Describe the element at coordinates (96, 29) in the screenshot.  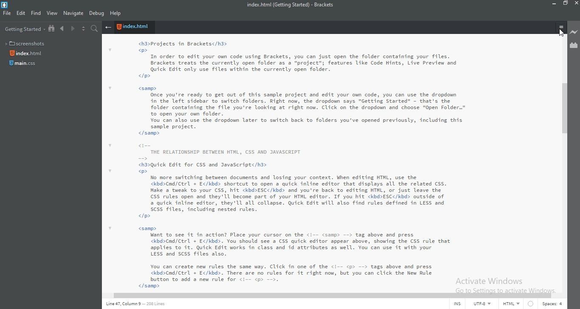
I see `Find in files` at that location.